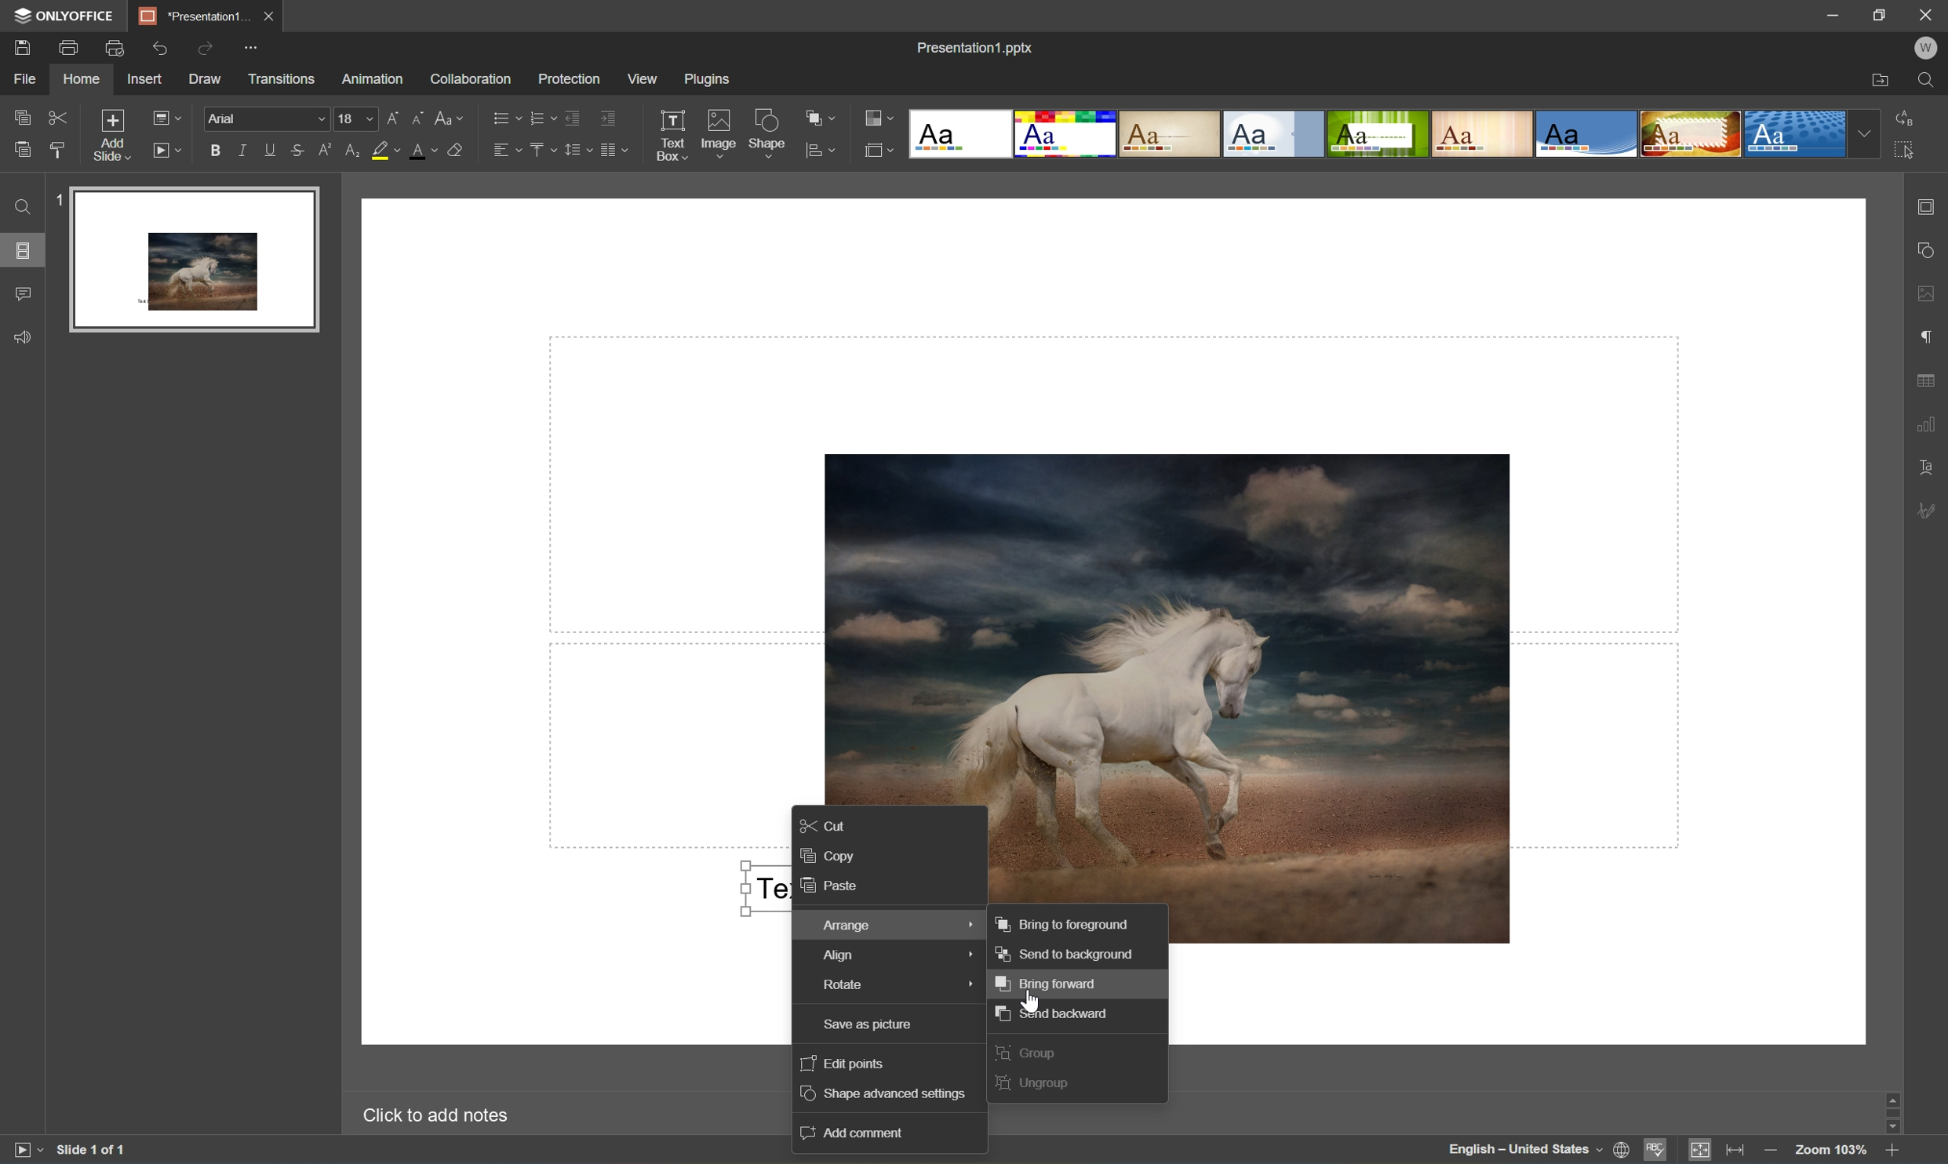  What do you see at coordinates (24, 208) in the screenshot?
I see `Find` at bounding box center [24, 208].